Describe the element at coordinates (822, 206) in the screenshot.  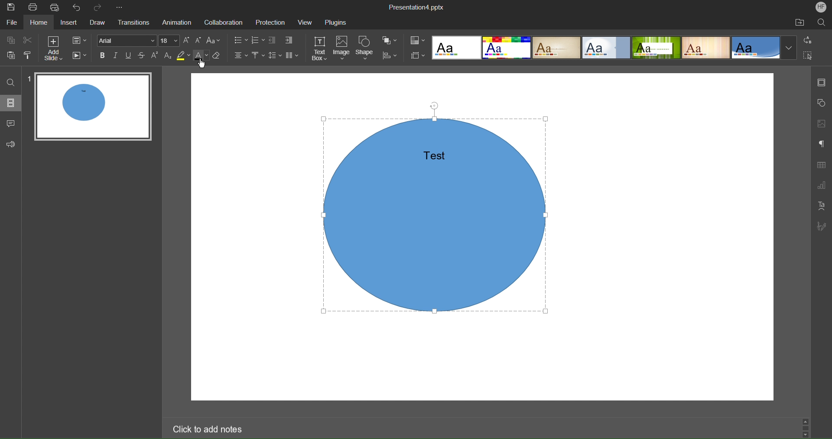
I see `Text Art` at that location.